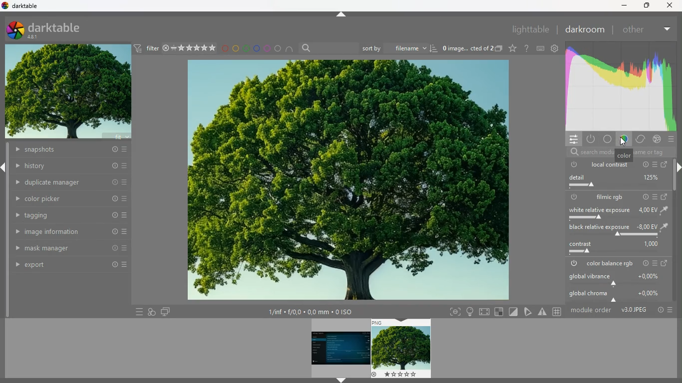  I want to click on menu, so click(137, 312).